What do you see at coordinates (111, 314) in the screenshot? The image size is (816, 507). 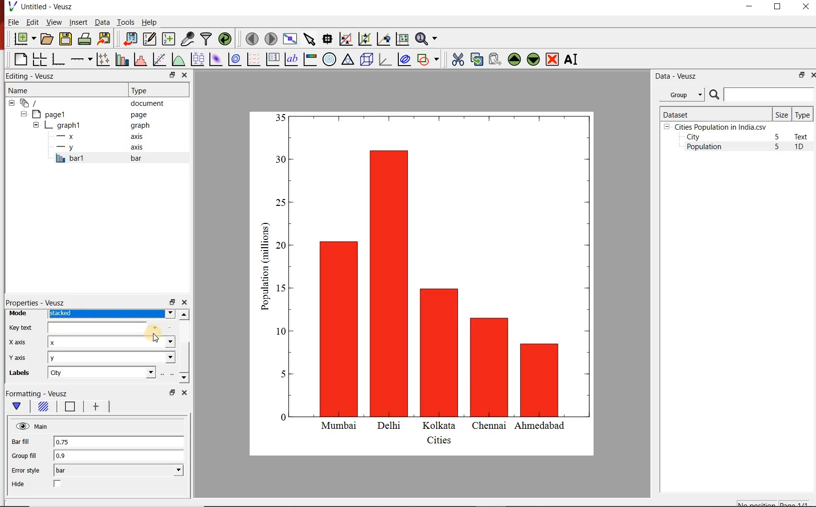 I see `stacked` at bounding box center [111, 314].